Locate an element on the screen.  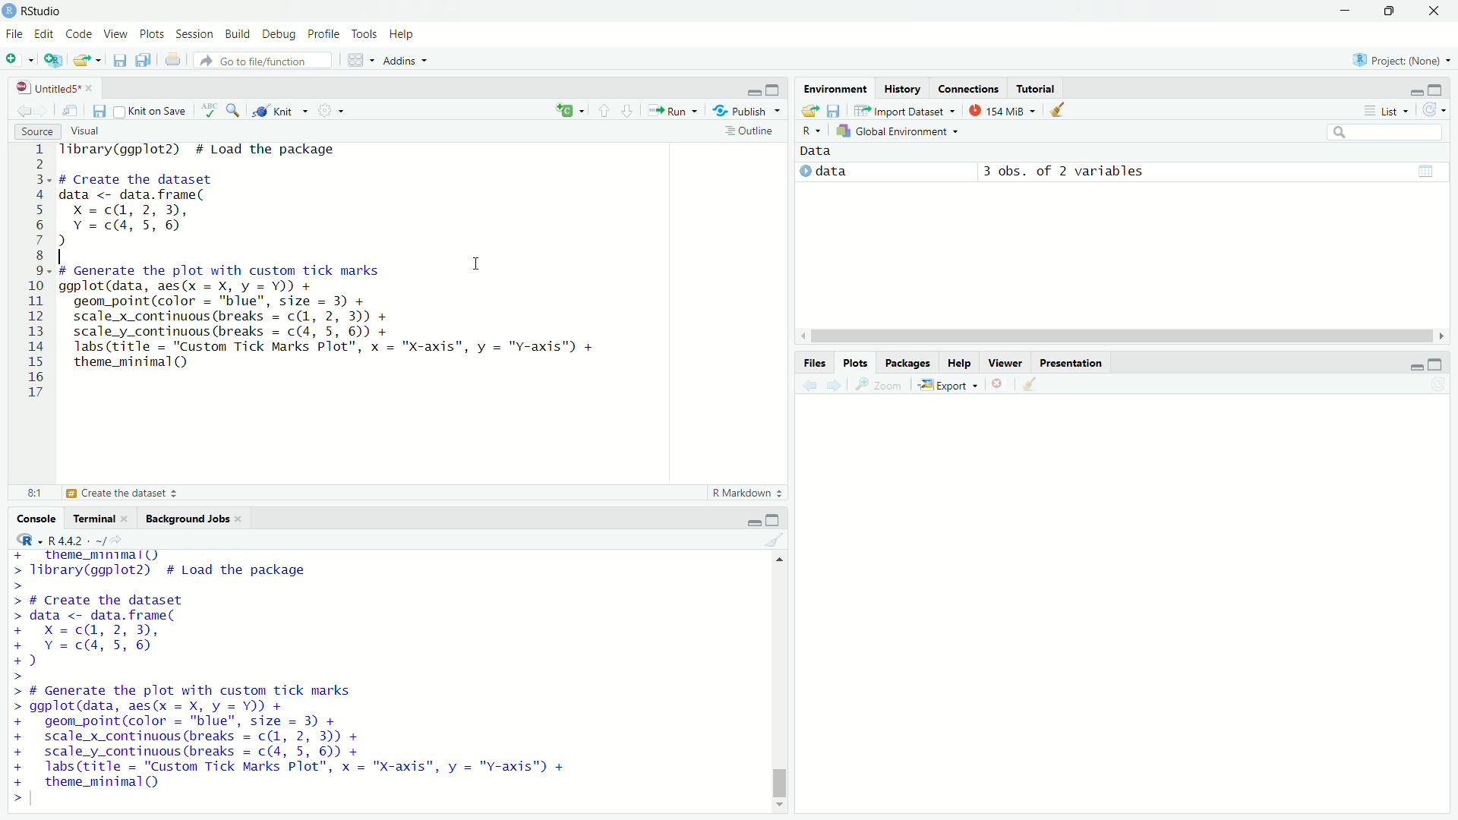
close is located at coordinates (131, 519).